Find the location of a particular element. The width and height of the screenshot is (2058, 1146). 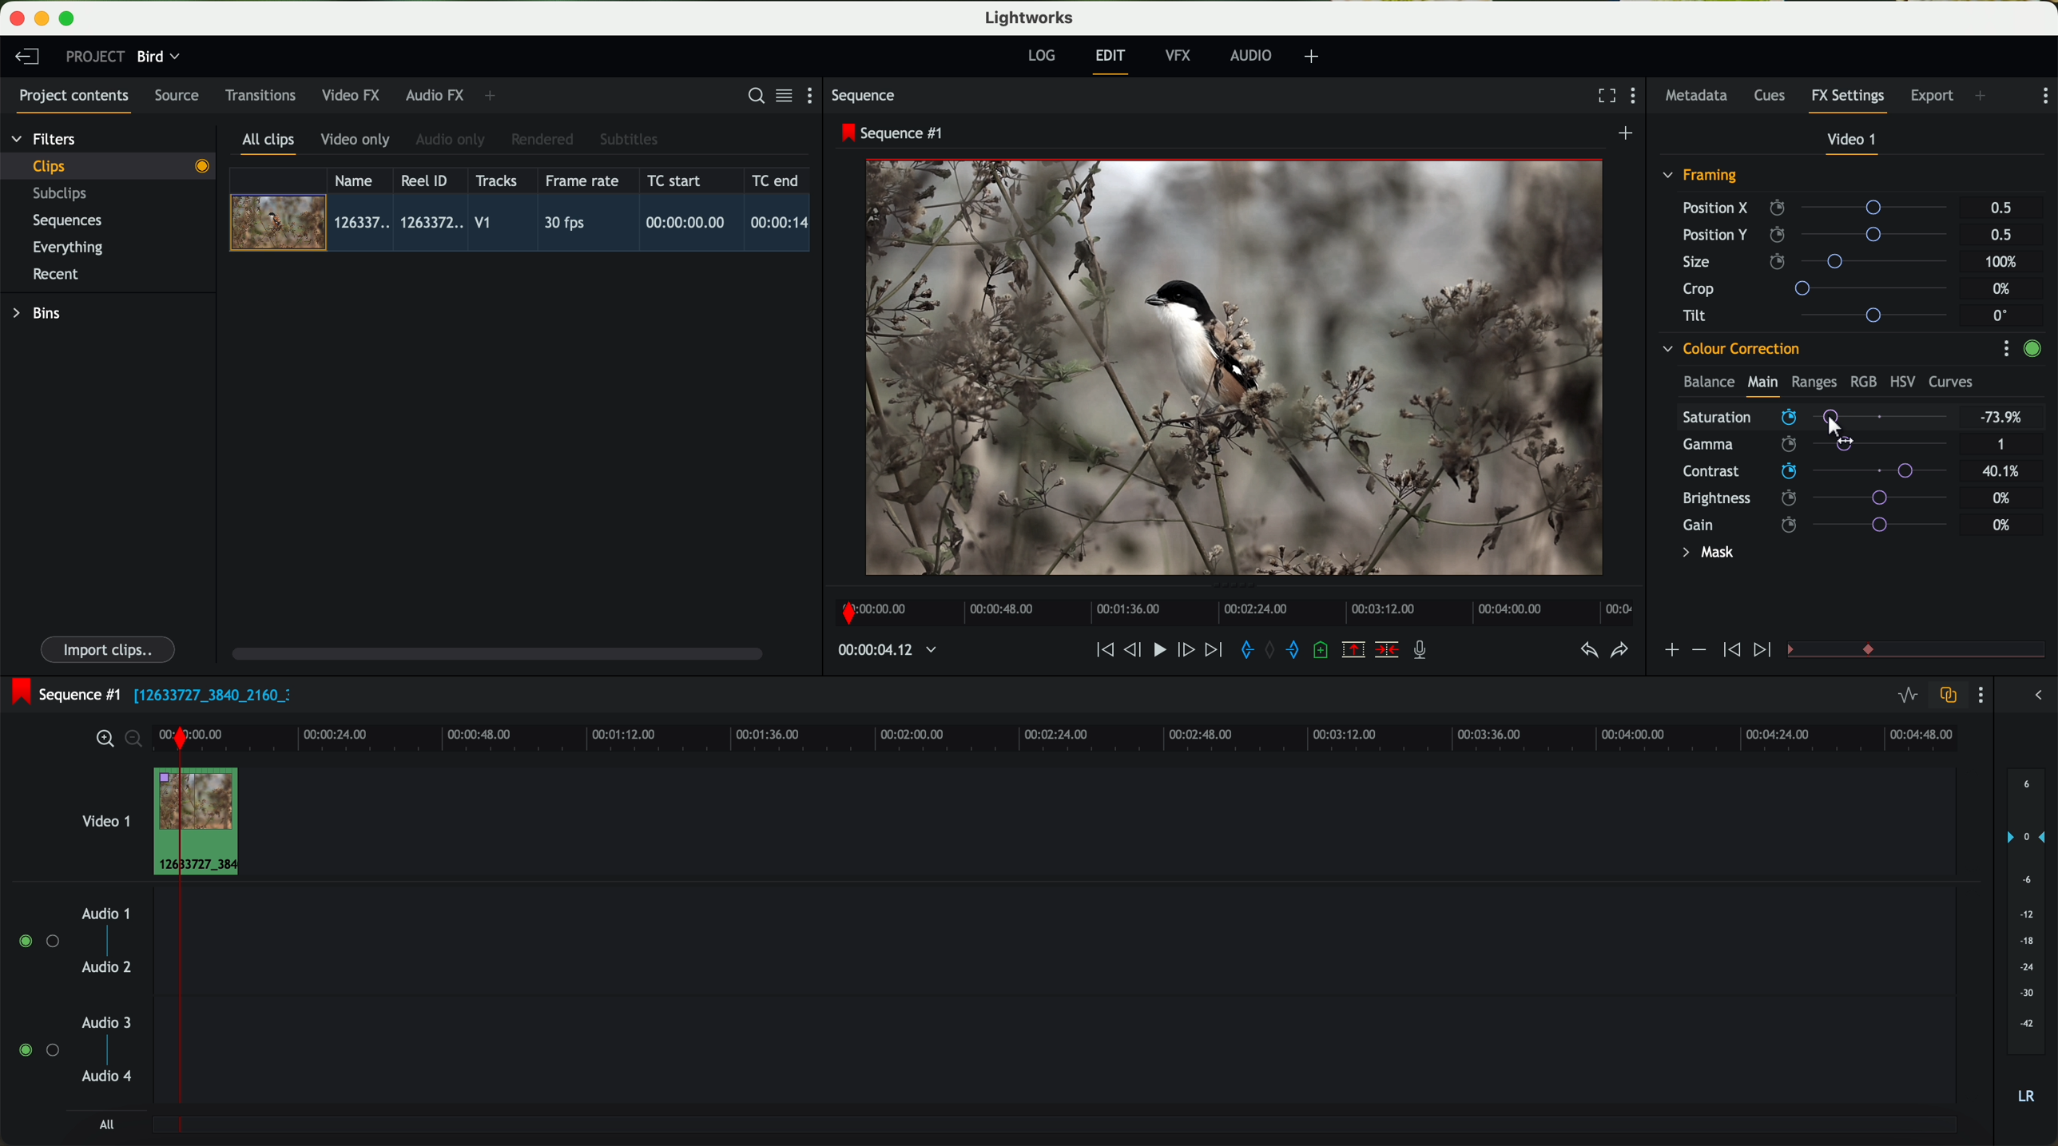

timeline is located at coordinates (1230, 608).